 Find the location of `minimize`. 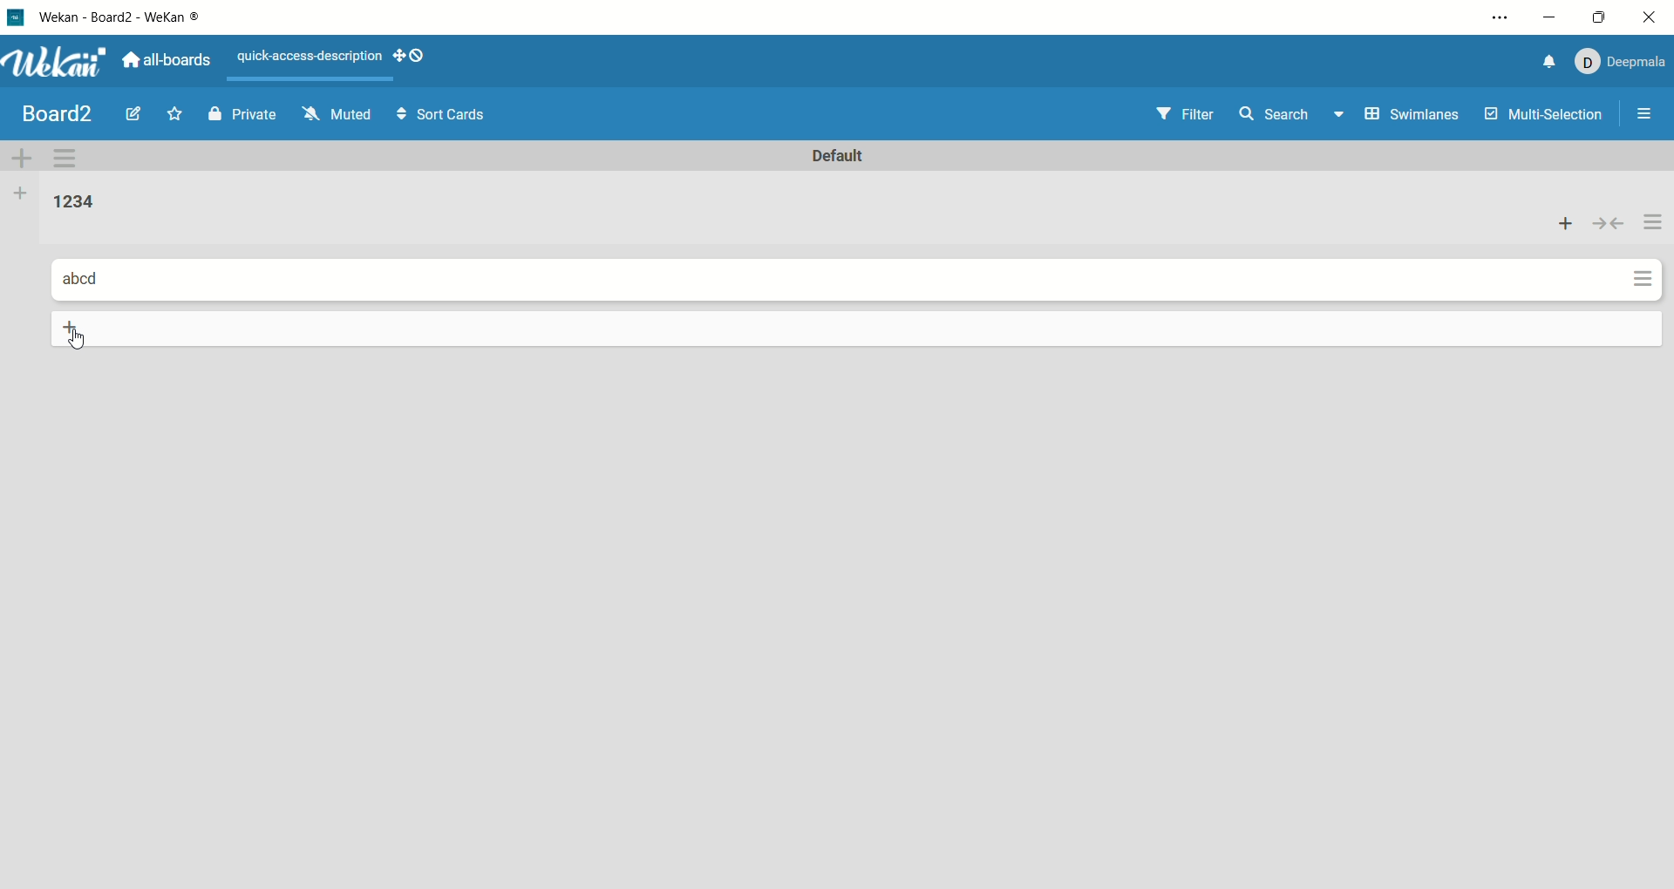

minimize is located at coordinates (1547, 20).